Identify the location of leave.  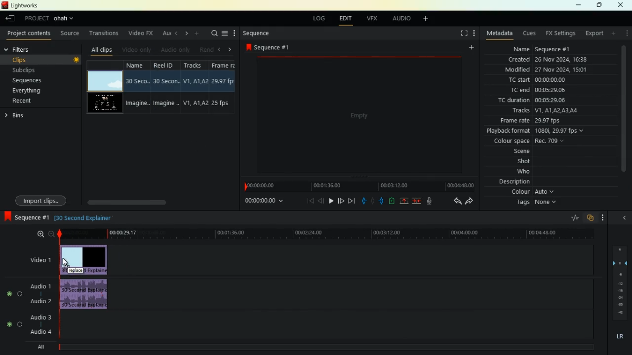
(10, 19).